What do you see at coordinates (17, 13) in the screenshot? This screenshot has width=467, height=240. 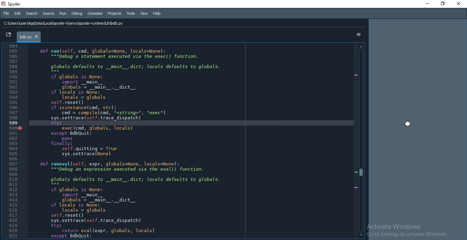 I see `Edit` at bounding box center [17, 13].